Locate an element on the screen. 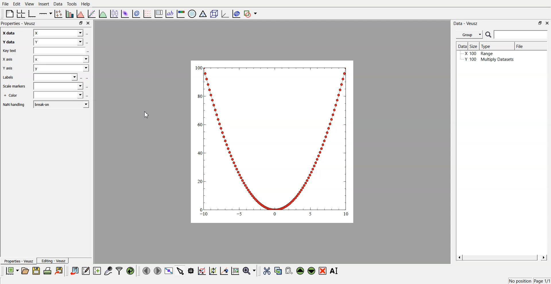  edit and enter data points is located at coordinates (86, 271).